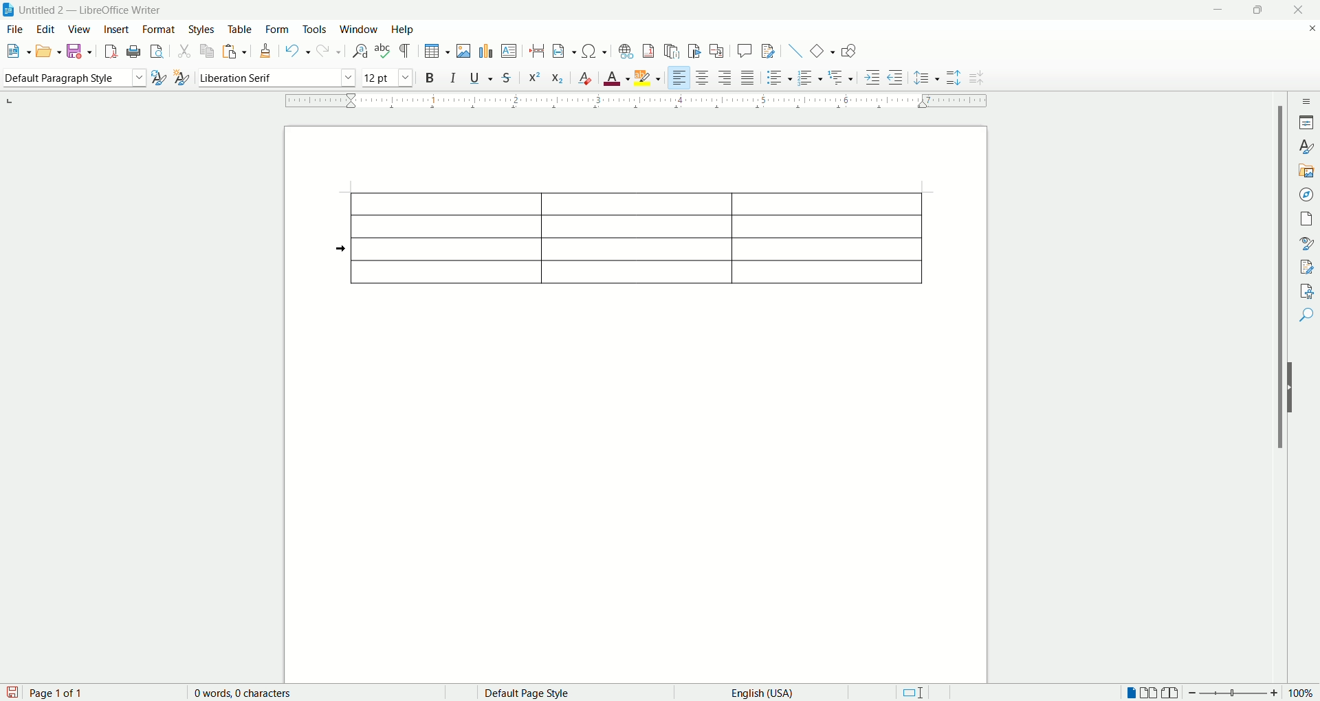  I want to click on insert, so click(116, 30).